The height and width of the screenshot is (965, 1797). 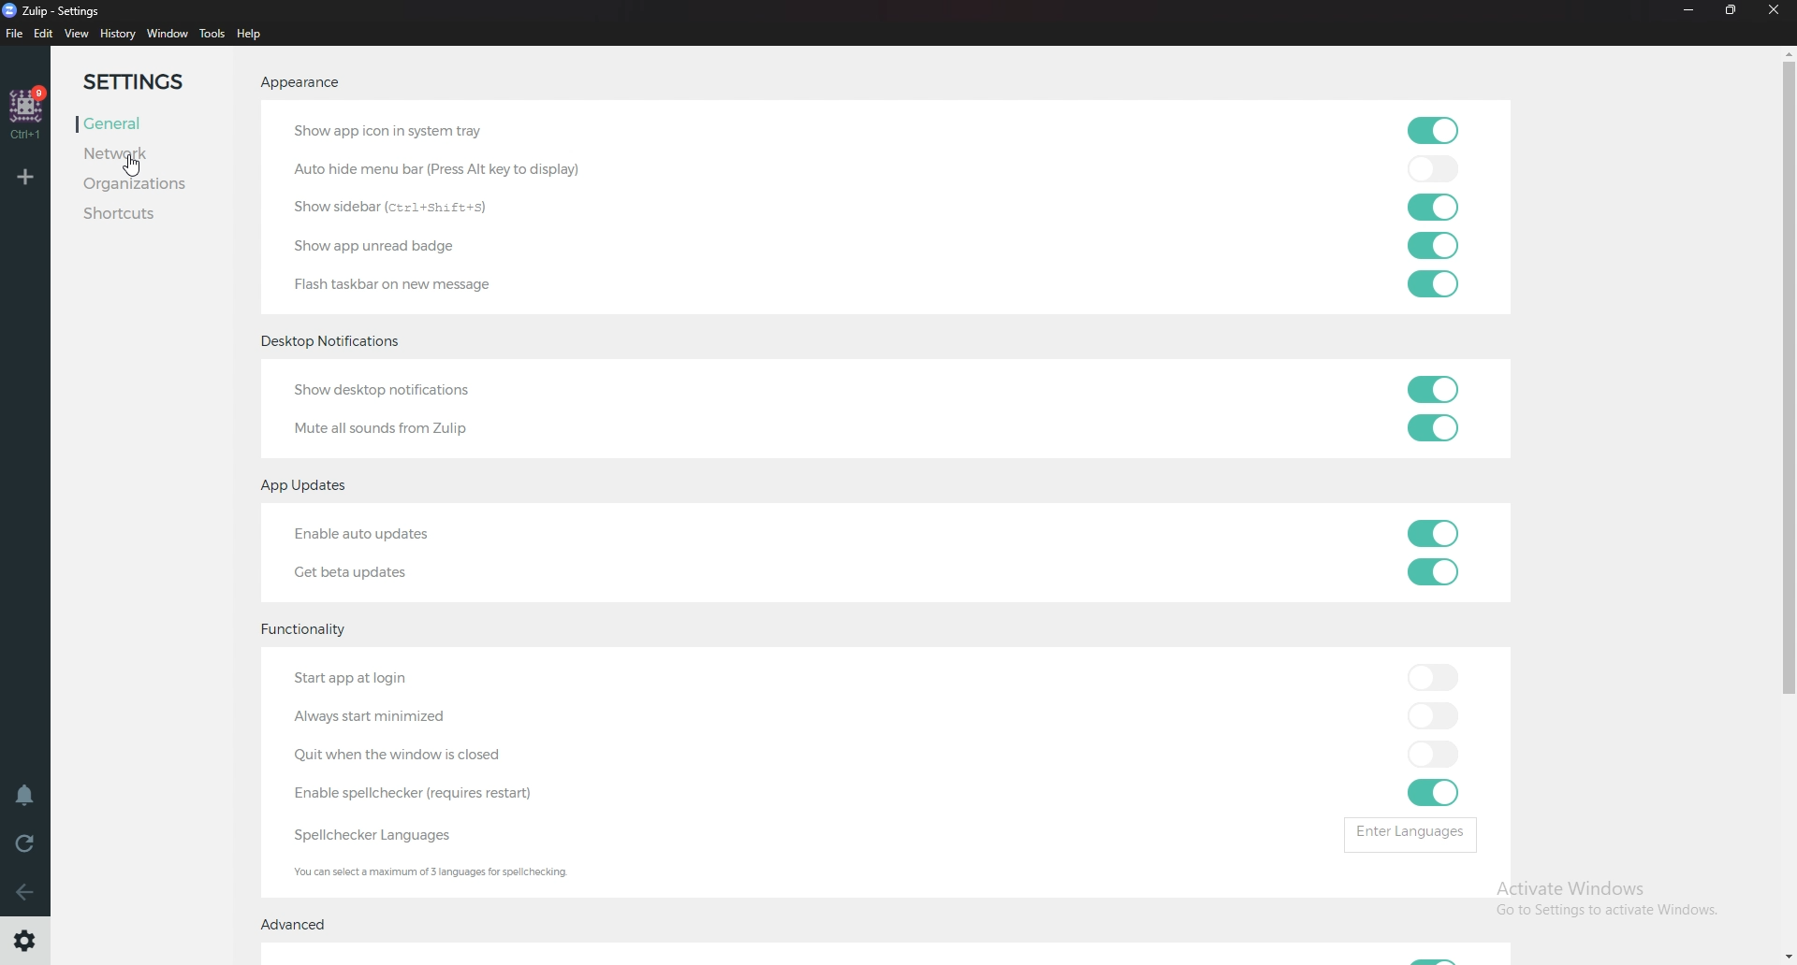 What do you see at coordinates (1410, 829) in the screenshot?
I see `Enter languages` at bounding box center [1410, 829].